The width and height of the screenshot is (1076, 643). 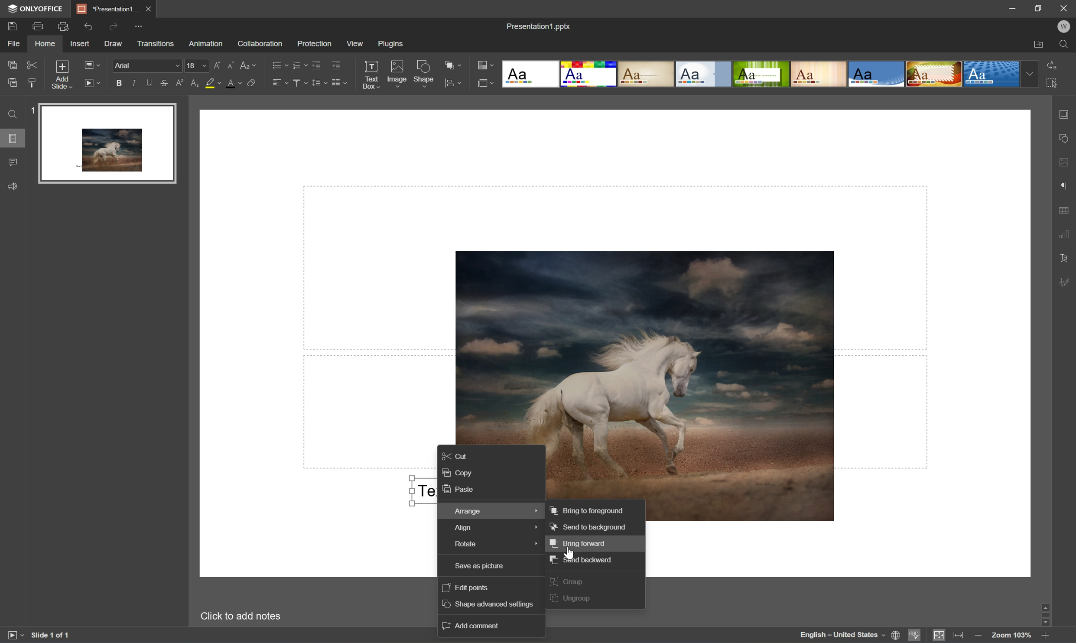 I want to click on Image settings, so click(x=1066, y=163).